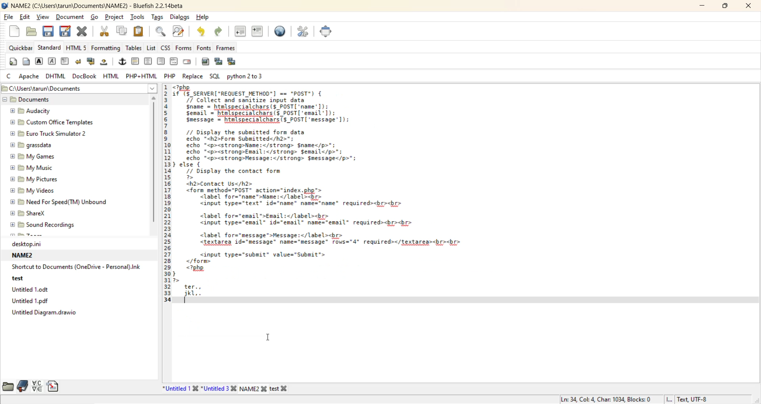 This screenshot has height=404, width=761. Describe the element at coordinates (39, 190) in the screenshot. I see `My Videos` at that location.